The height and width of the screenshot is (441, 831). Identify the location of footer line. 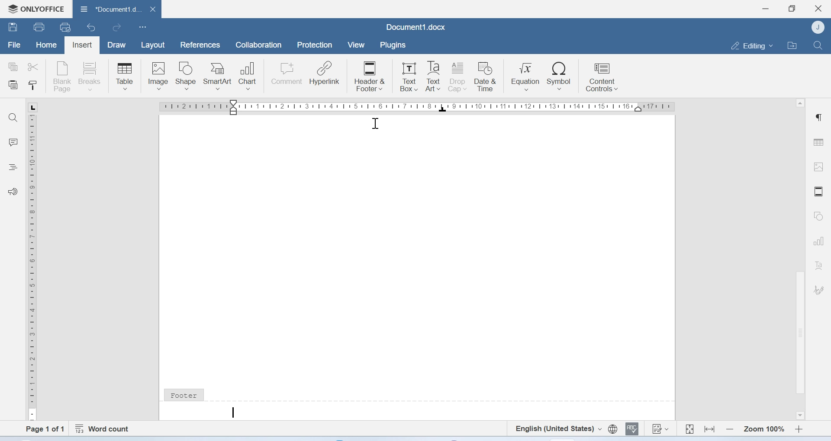
(446, 399).